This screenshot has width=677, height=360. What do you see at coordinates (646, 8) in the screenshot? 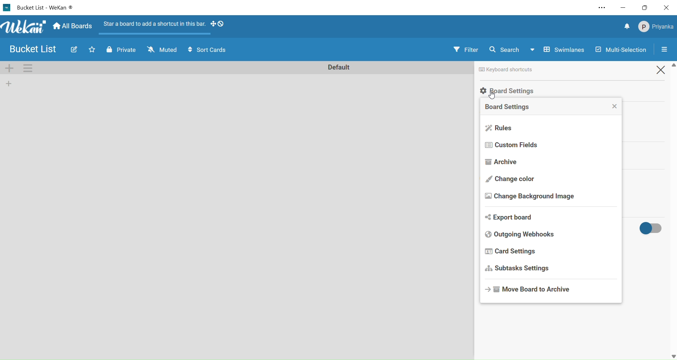
I see `maximize` at bounding box center [646, 8].